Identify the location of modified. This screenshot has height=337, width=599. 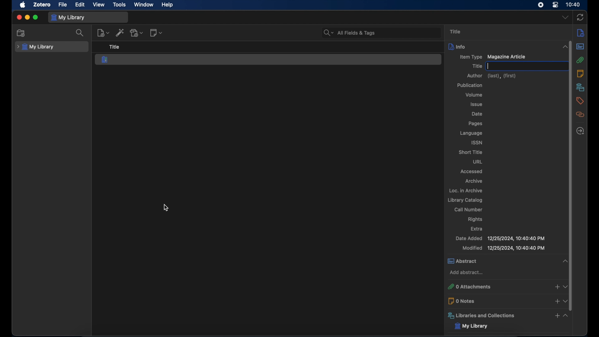
(504, 248).